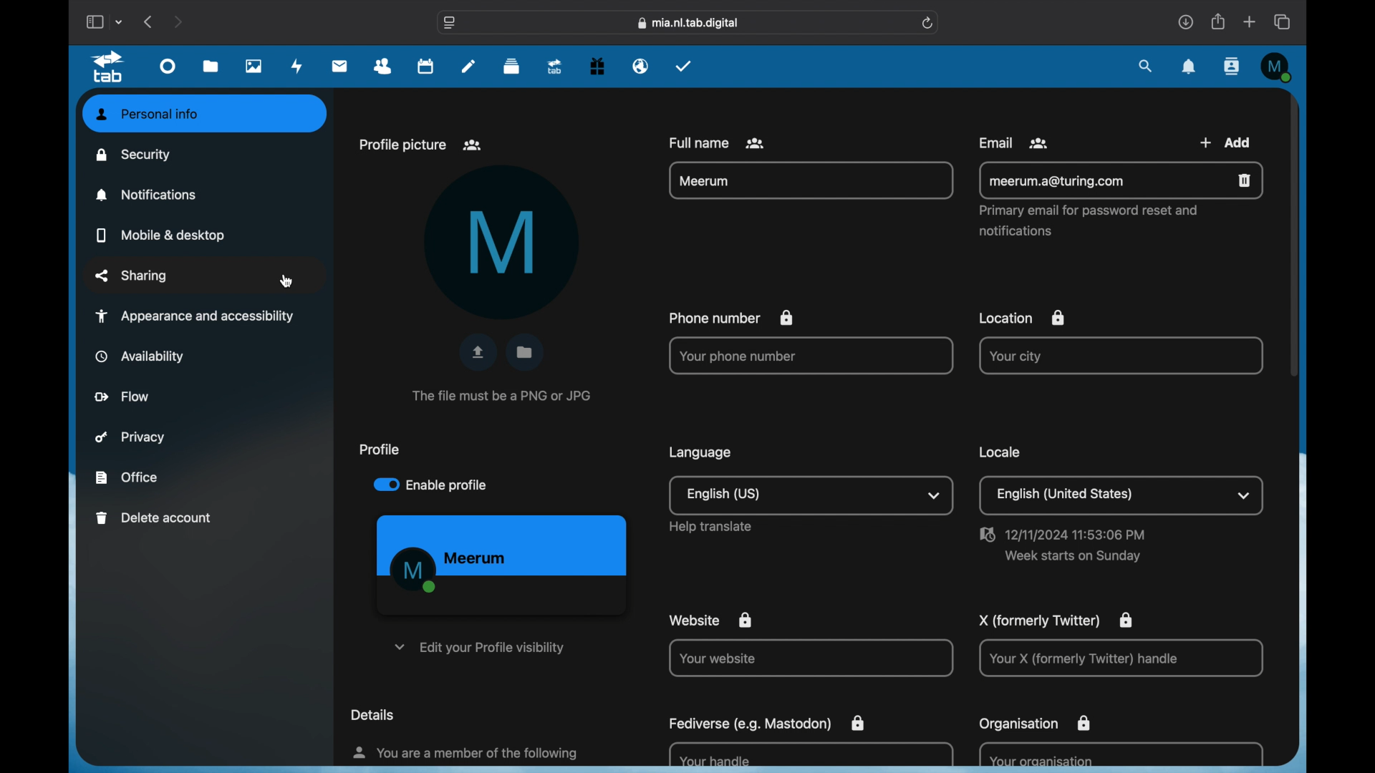  What do you see at coordinates (121, 22) in the screenshot?
I see `tab group picker` at bounding box center [121, 22].